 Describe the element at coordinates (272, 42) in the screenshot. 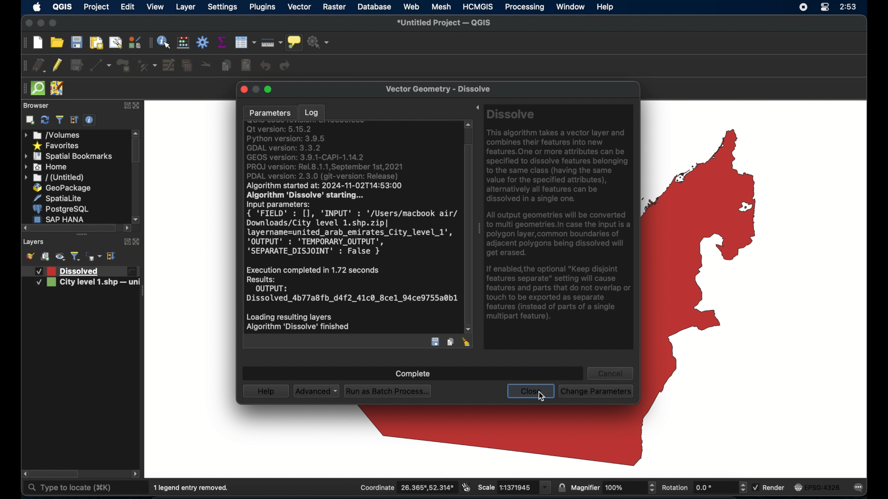

I see `measure line` at that location.